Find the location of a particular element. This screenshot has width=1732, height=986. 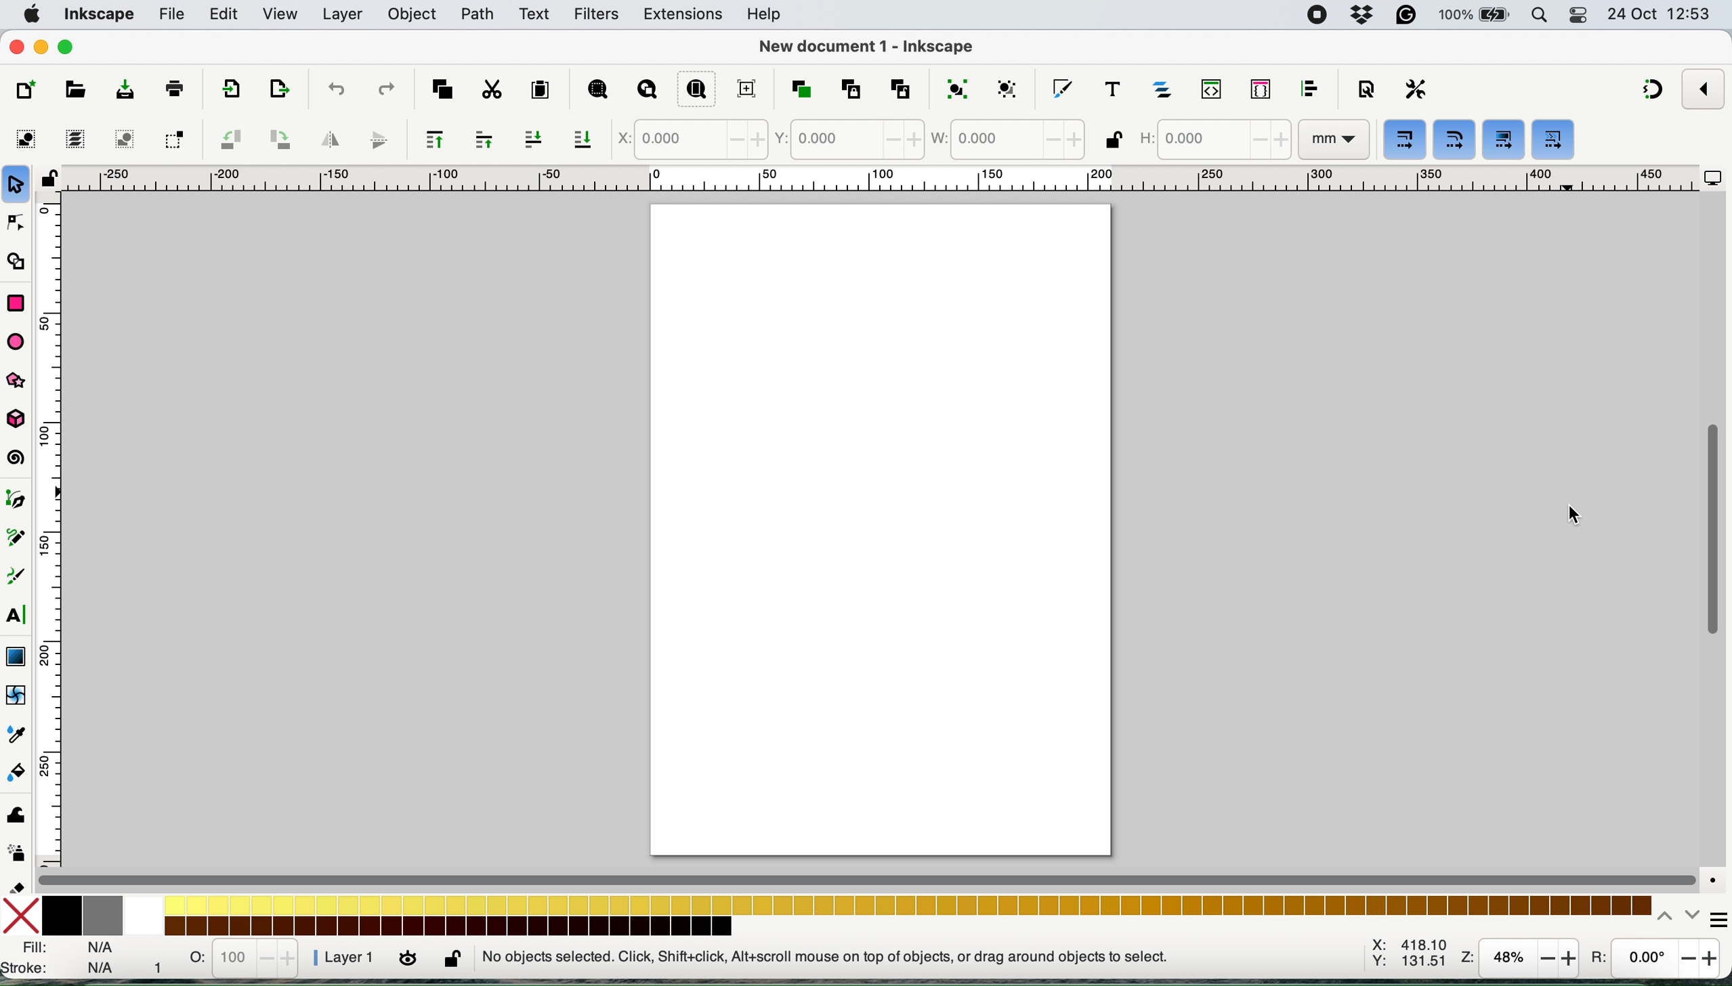

control center is located at coordinates (1579, 16).